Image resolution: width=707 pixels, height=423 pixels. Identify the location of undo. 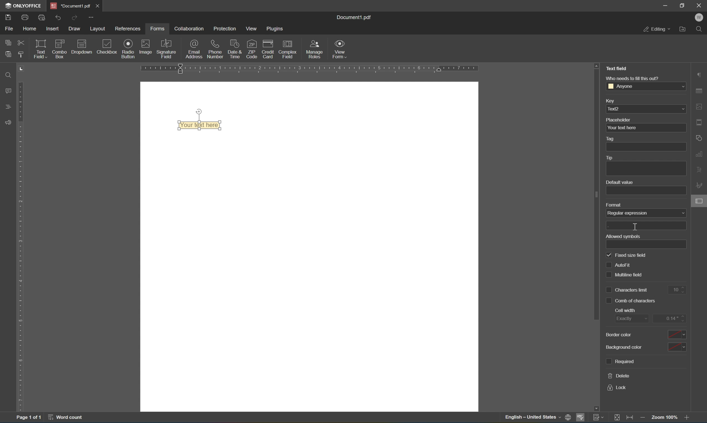
(58, 17).